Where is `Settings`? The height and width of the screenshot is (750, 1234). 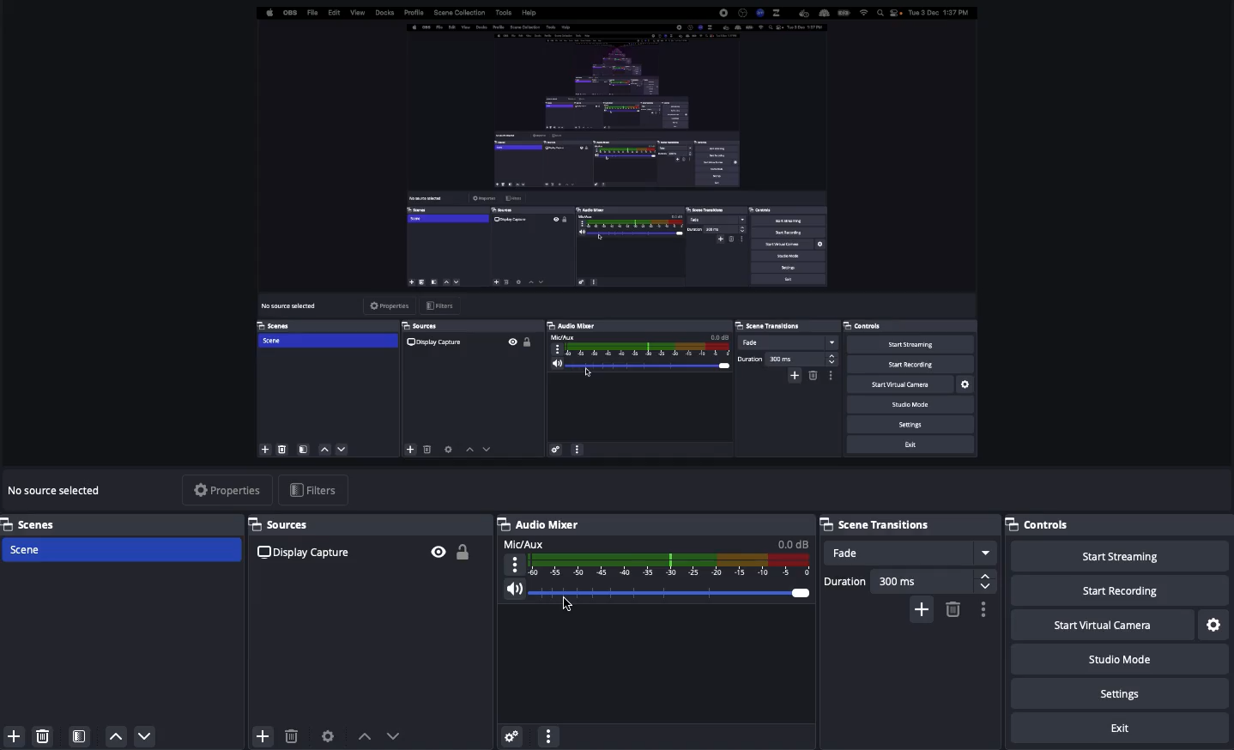 Settings is located at coordinates (1214, 624).